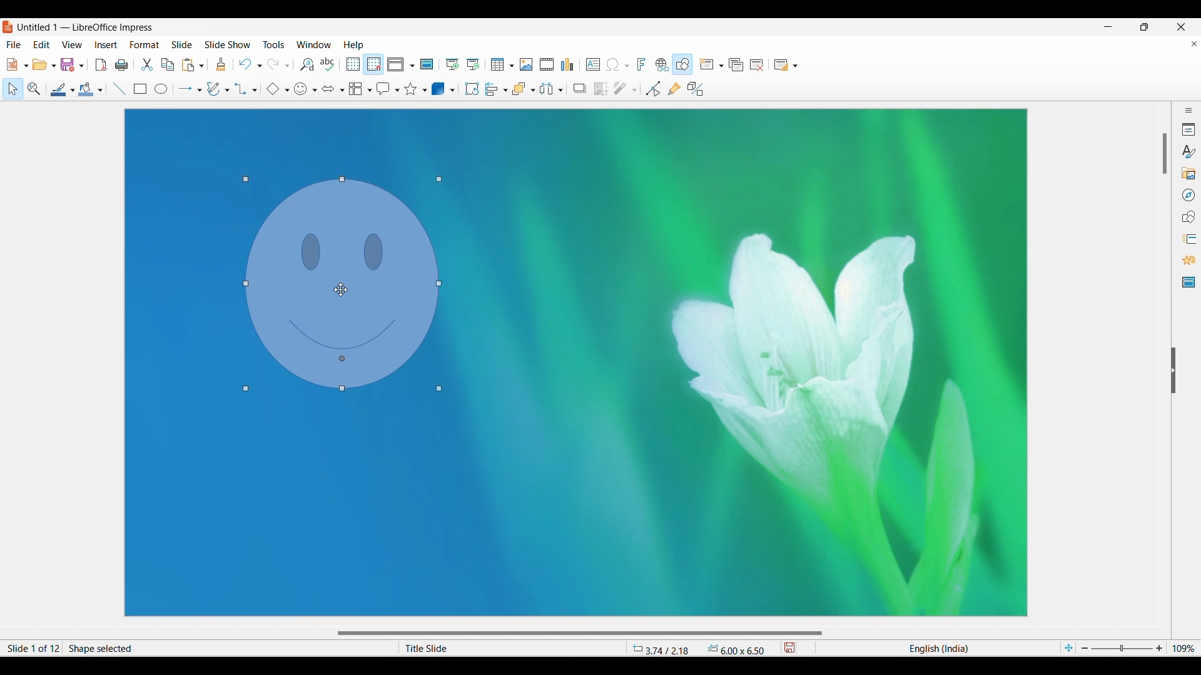  Describe the element at coordinates (186, 89) in the screenshot. I see `Selected arrow` at that location.